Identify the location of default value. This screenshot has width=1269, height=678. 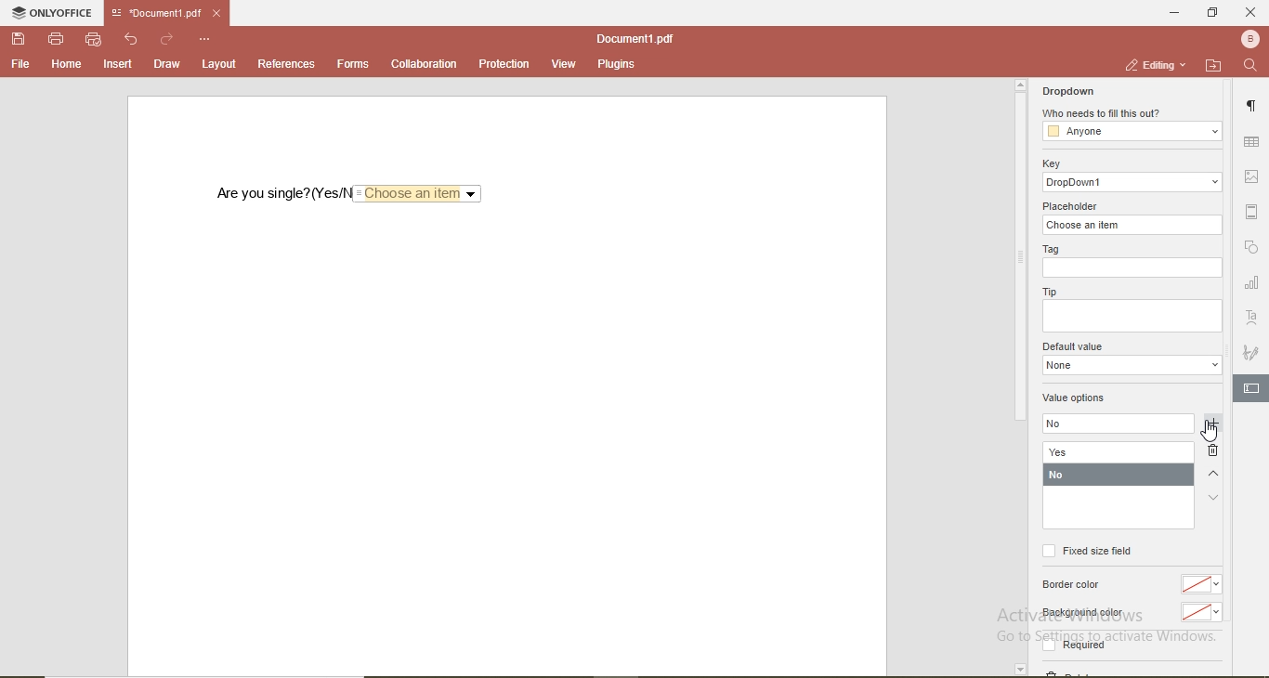
(1075, 346).